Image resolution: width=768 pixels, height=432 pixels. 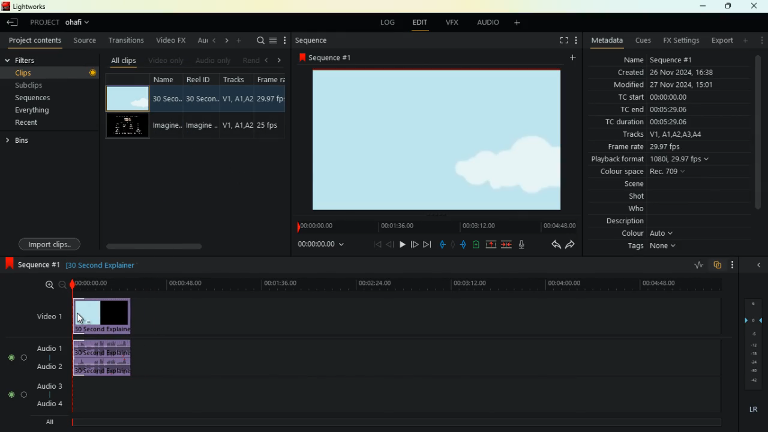 I want to click on battery, so click(x=475, y=245).